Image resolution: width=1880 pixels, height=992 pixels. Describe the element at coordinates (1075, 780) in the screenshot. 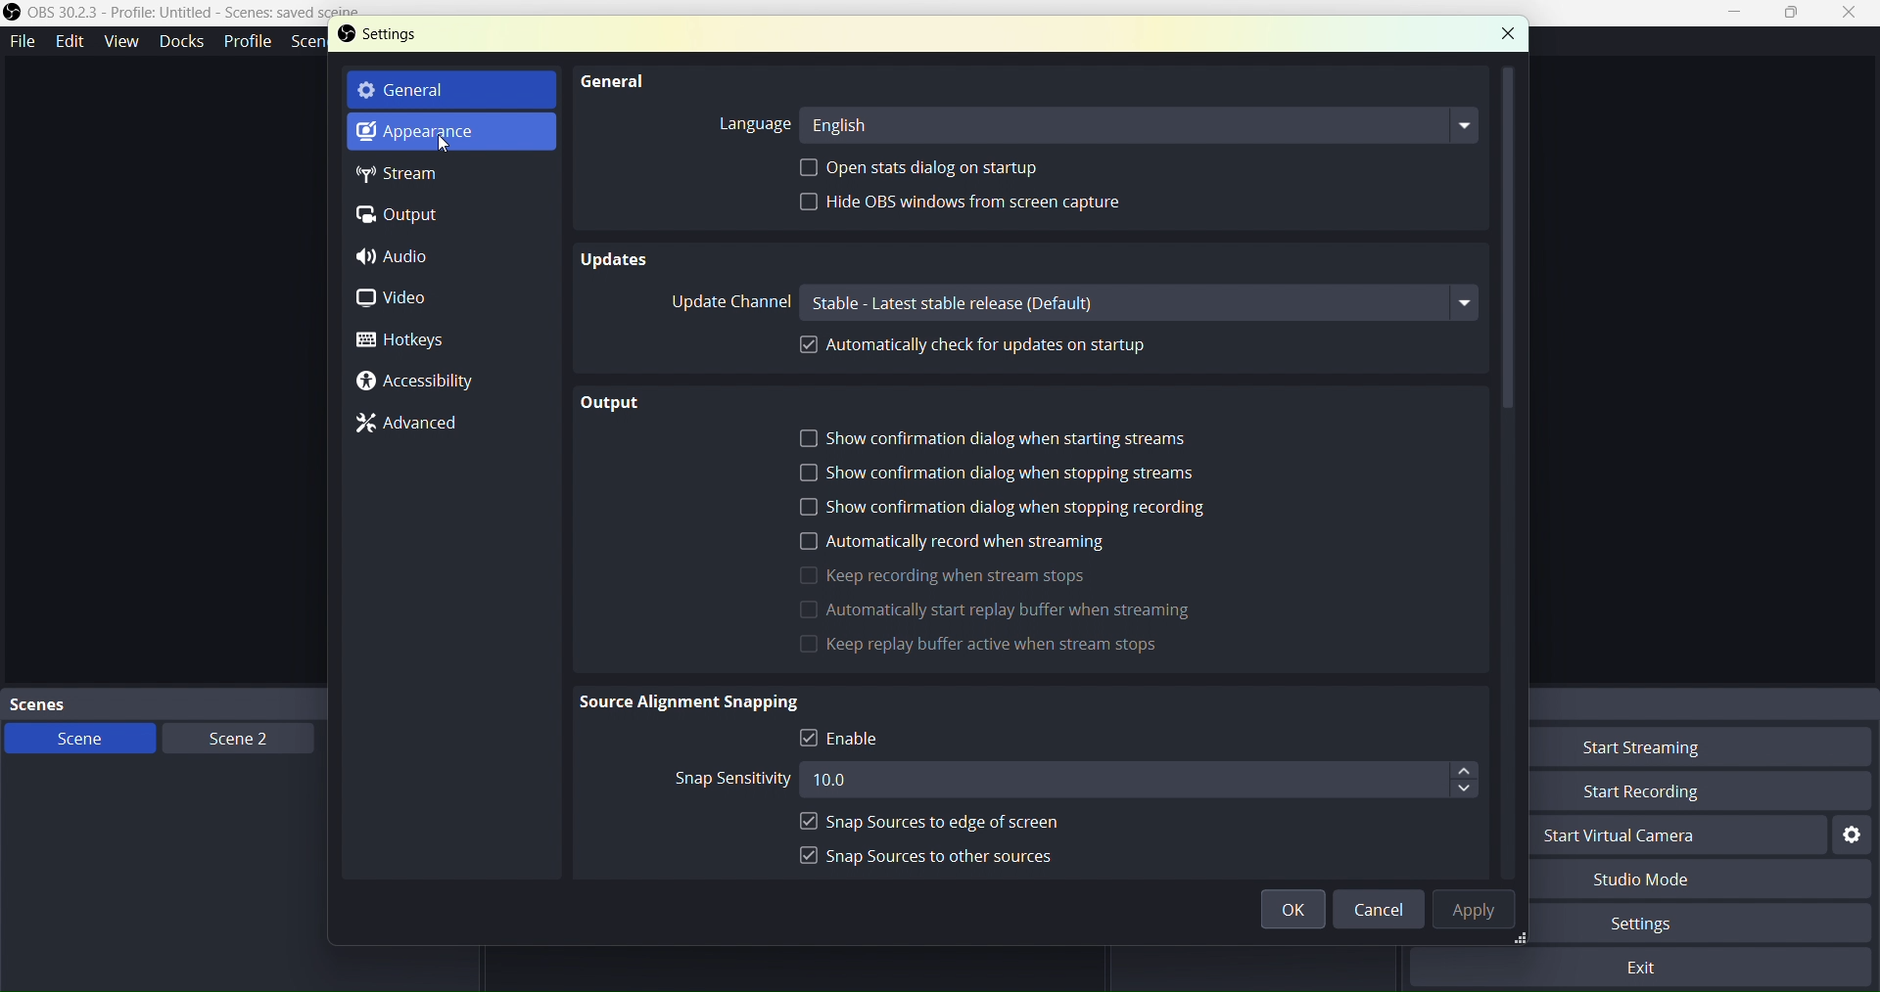

I see `Snap Sensitivity` at that location.